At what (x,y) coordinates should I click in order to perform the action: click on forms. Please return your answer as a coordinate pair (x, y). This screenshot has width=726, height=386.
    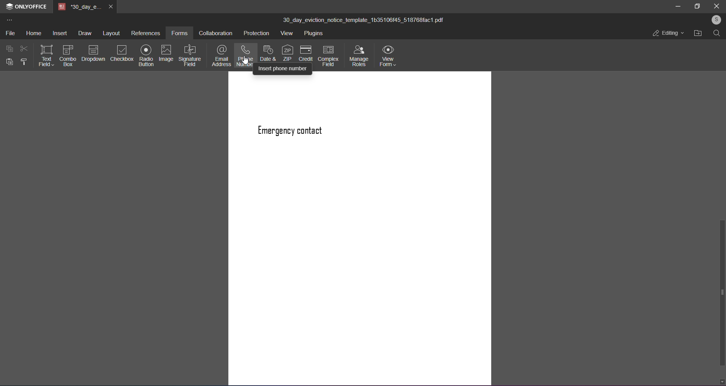
    Looking at the image, I should click on (180, 31).